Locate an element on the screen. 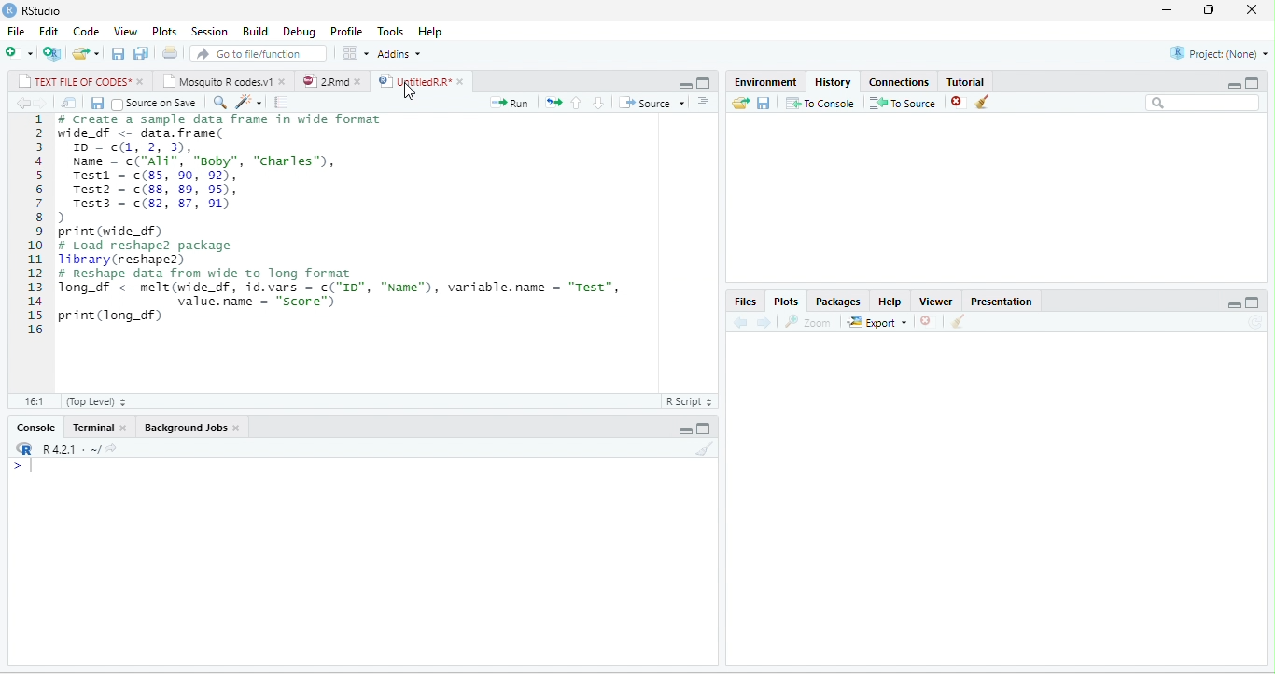 The height and width of the screenshot is (674, 1275). clear is located at coordinates (706, 448).